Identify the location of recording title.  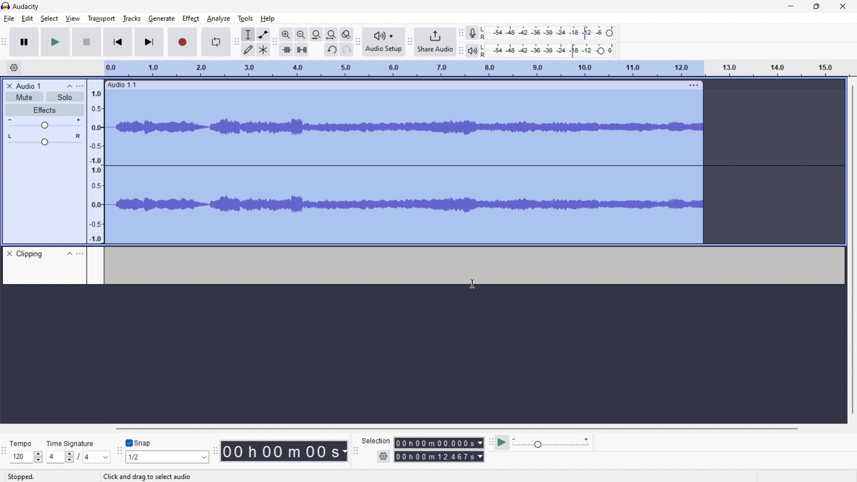
(29, 86).